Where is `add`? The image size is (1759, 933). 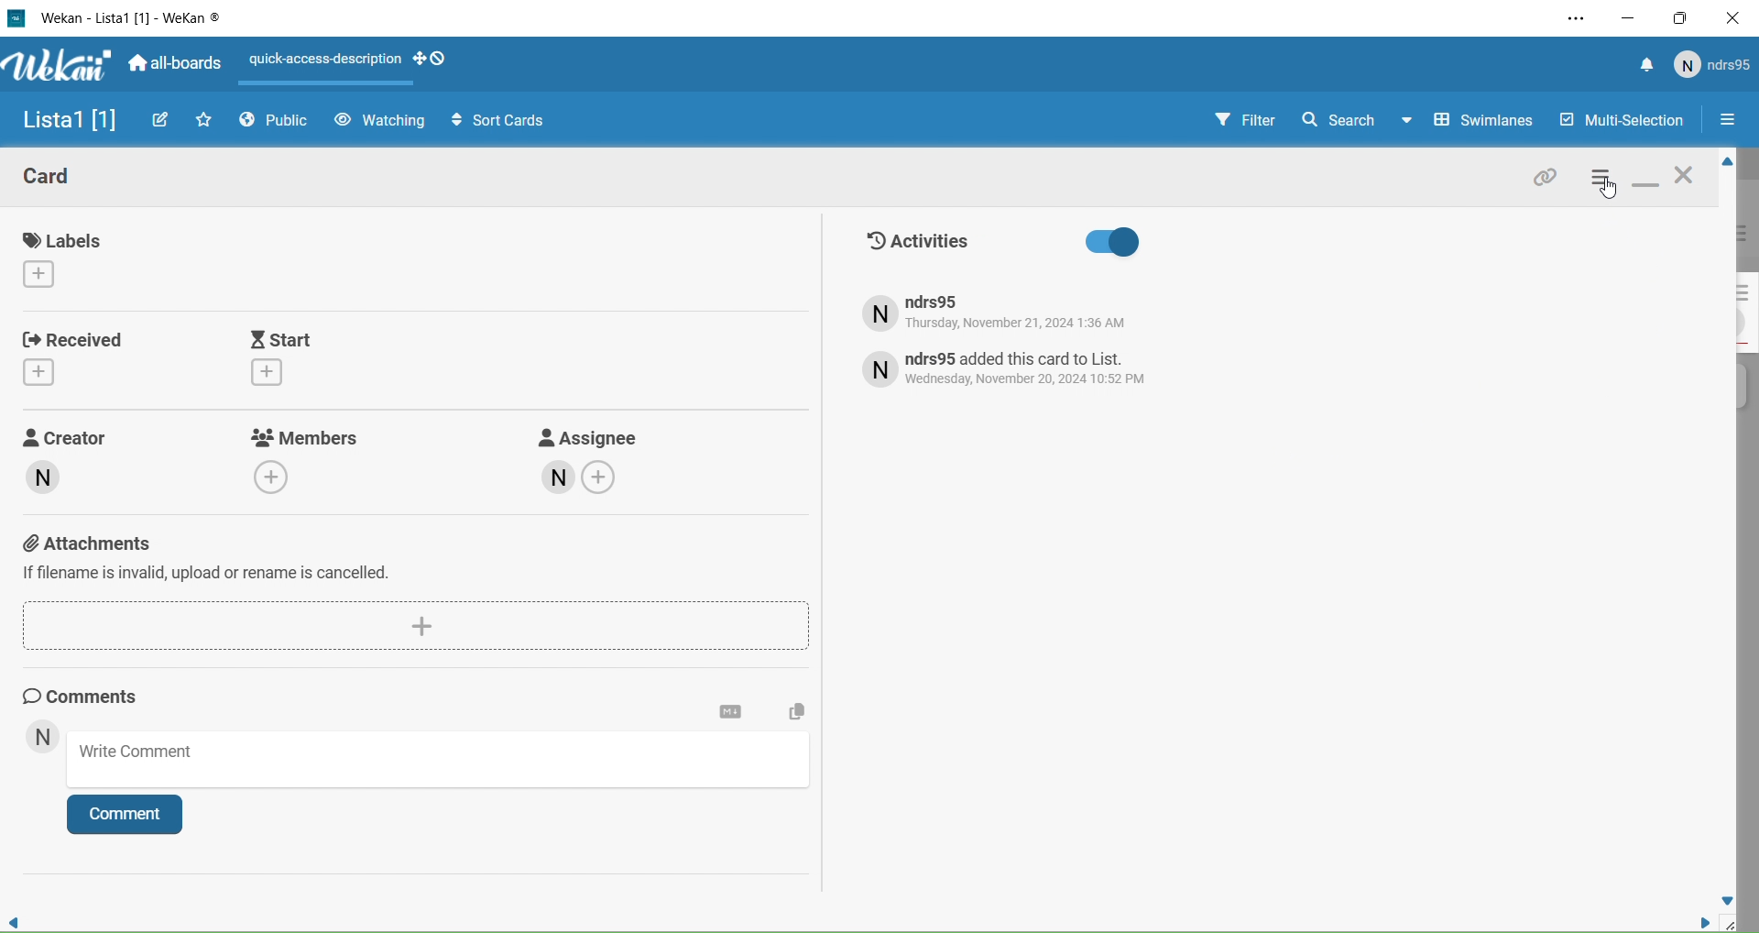 add is located at coordinates (415, 621).